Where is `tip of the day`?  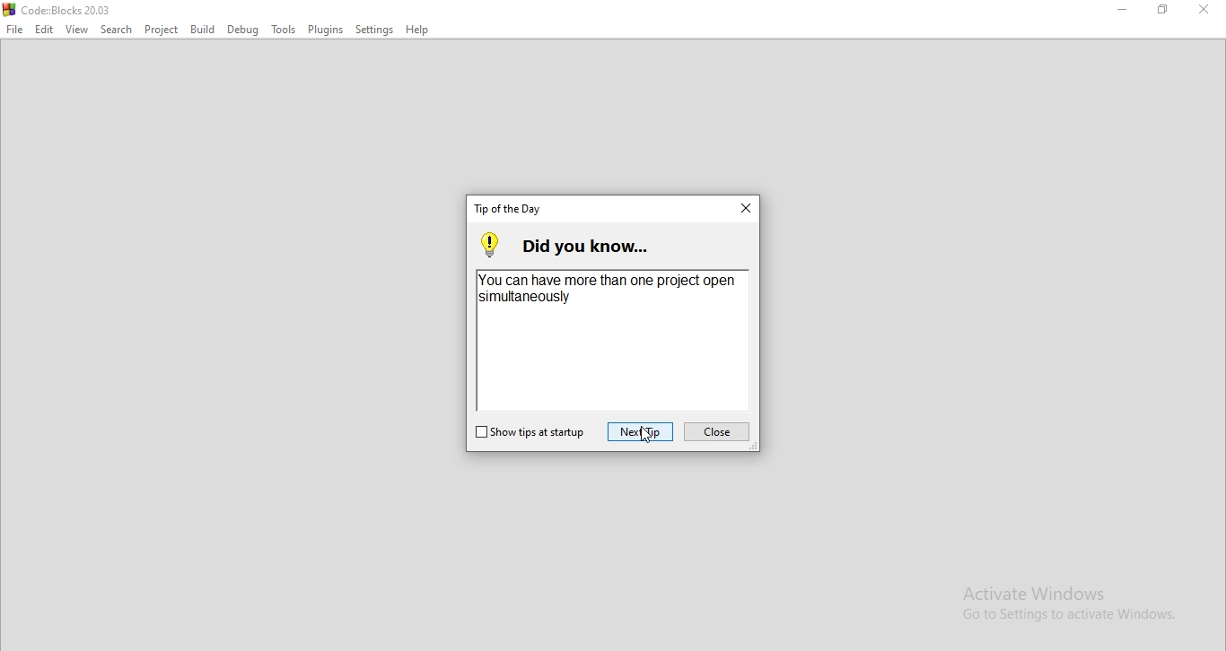
tip of the day is located at coordinates (507, 209).